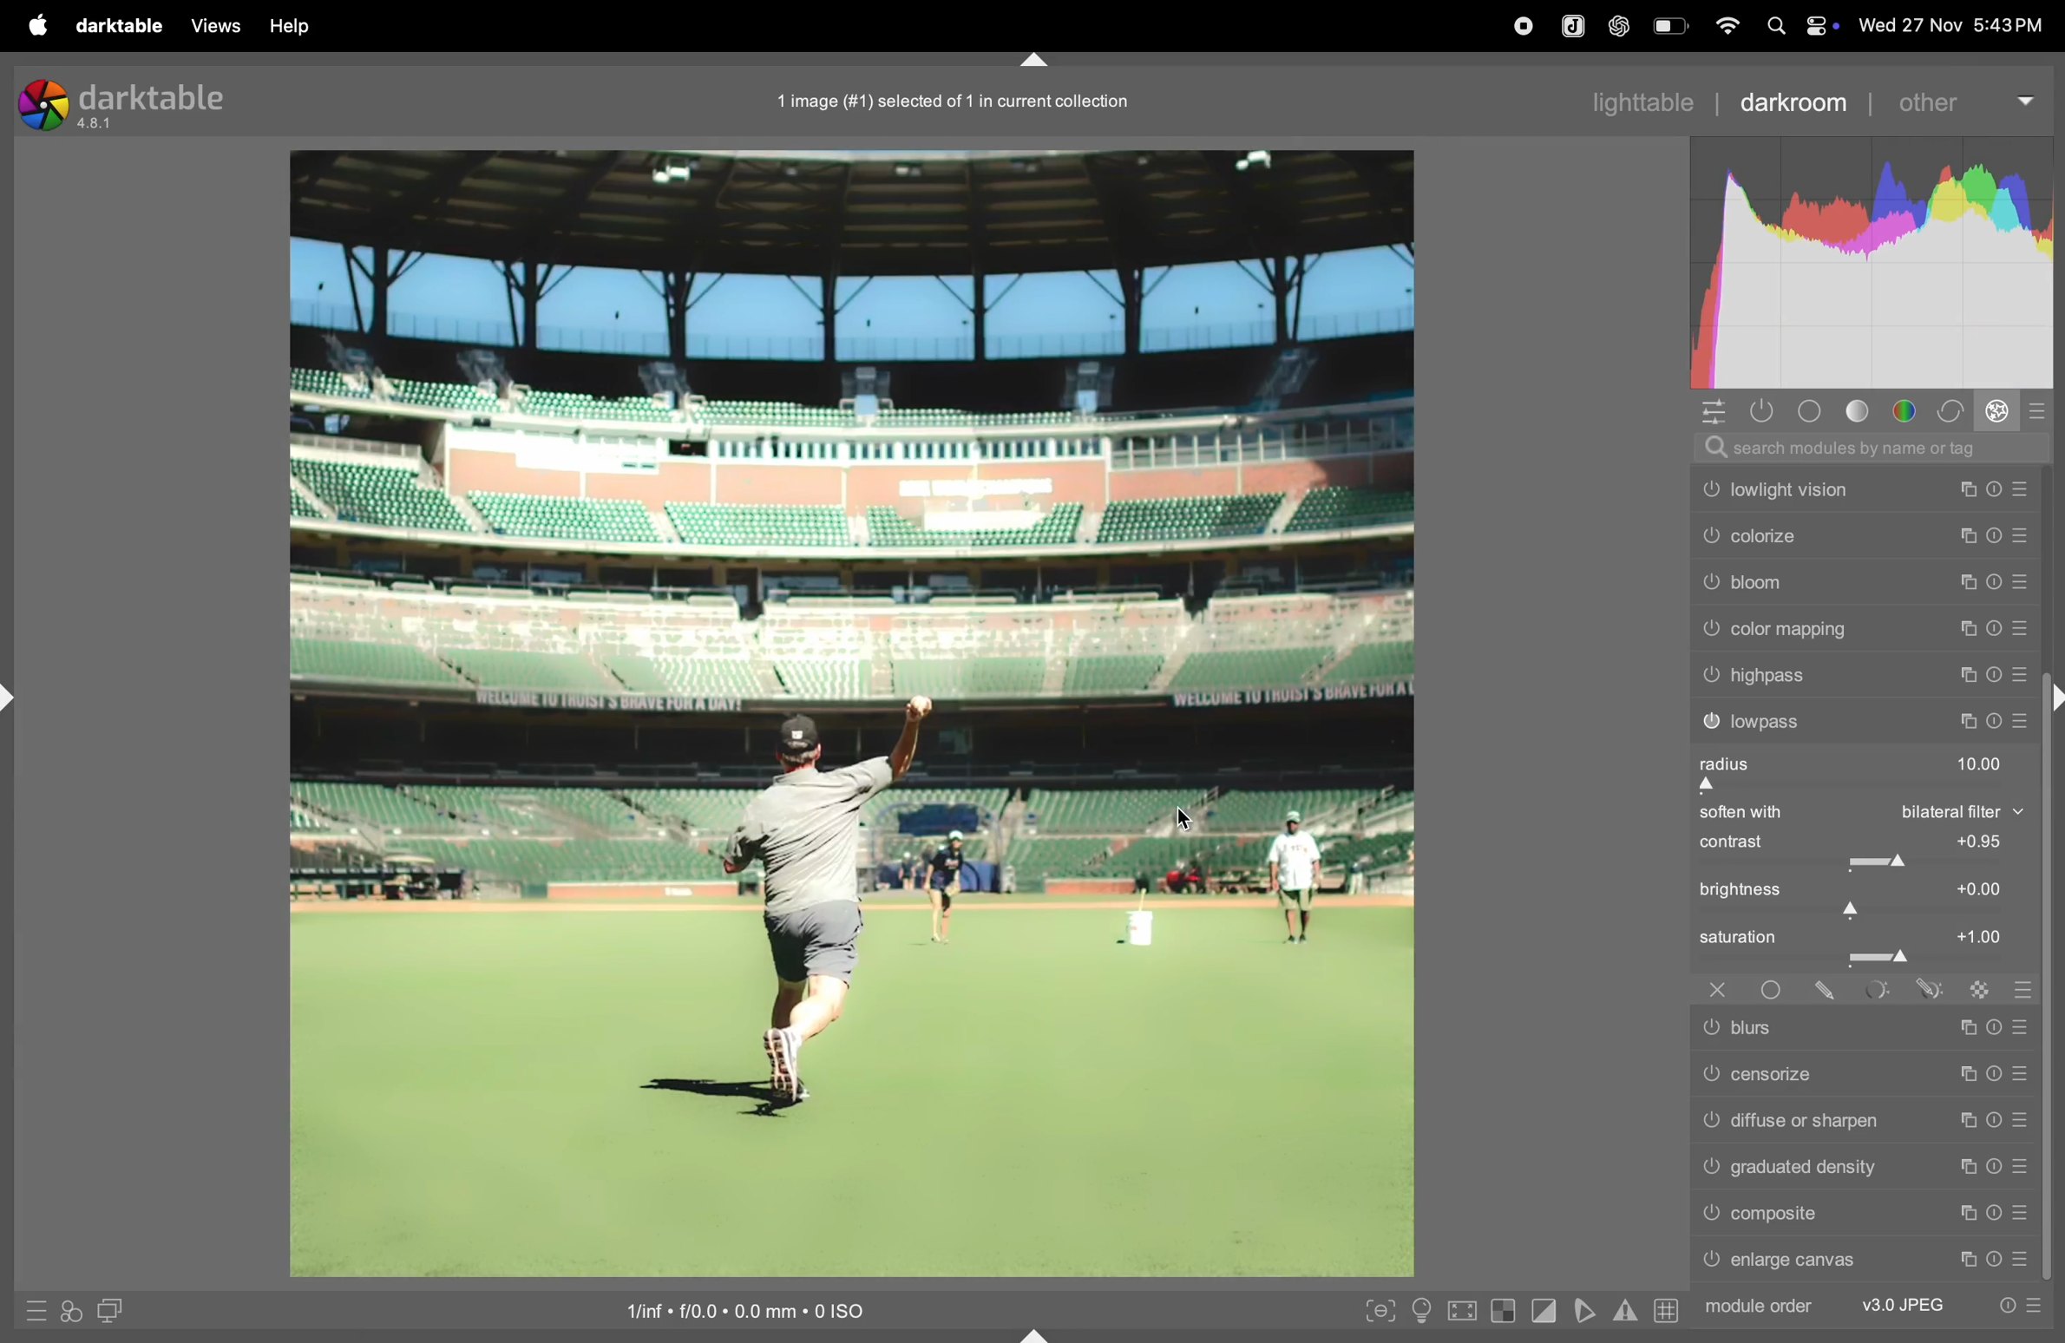 Image resolution: width=2065 pixels, height=1343 pixels. I want to click on radius, so click(1854, 771).